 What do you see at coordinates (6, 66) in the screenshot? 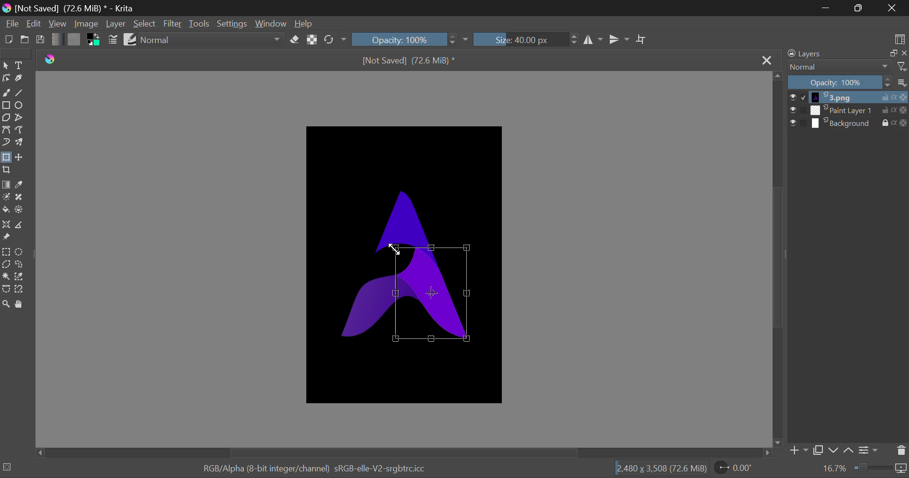
I see `Select` at bounding box center [6, 66].